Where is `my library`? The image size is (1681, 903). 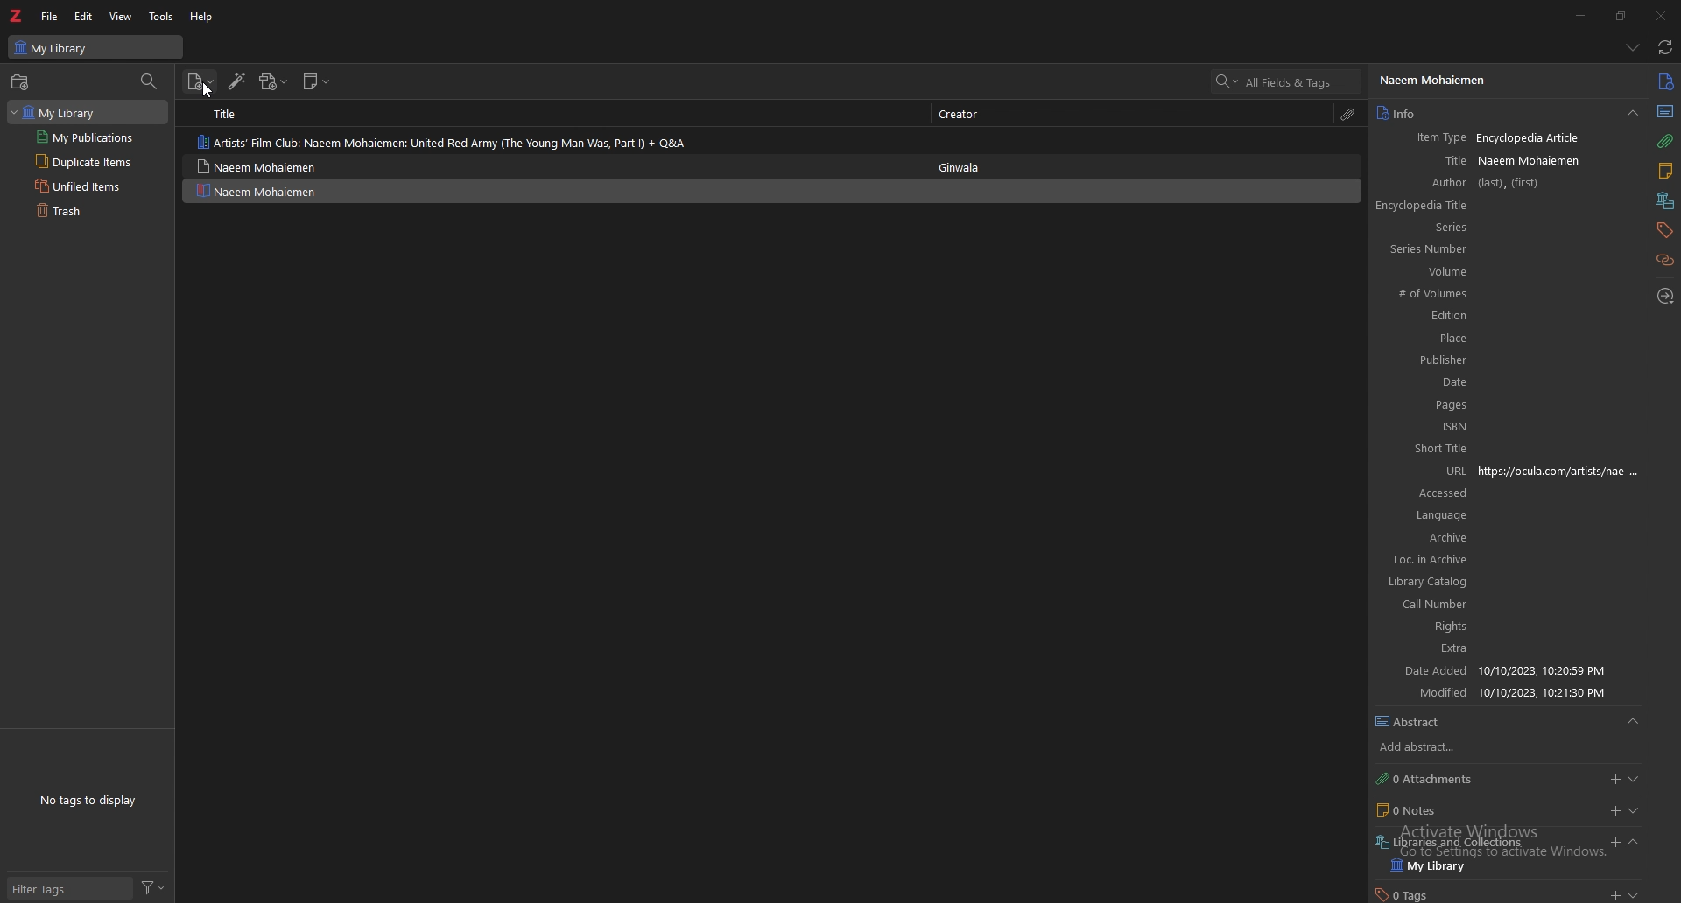 my library is located at coordinates (1500, 865).